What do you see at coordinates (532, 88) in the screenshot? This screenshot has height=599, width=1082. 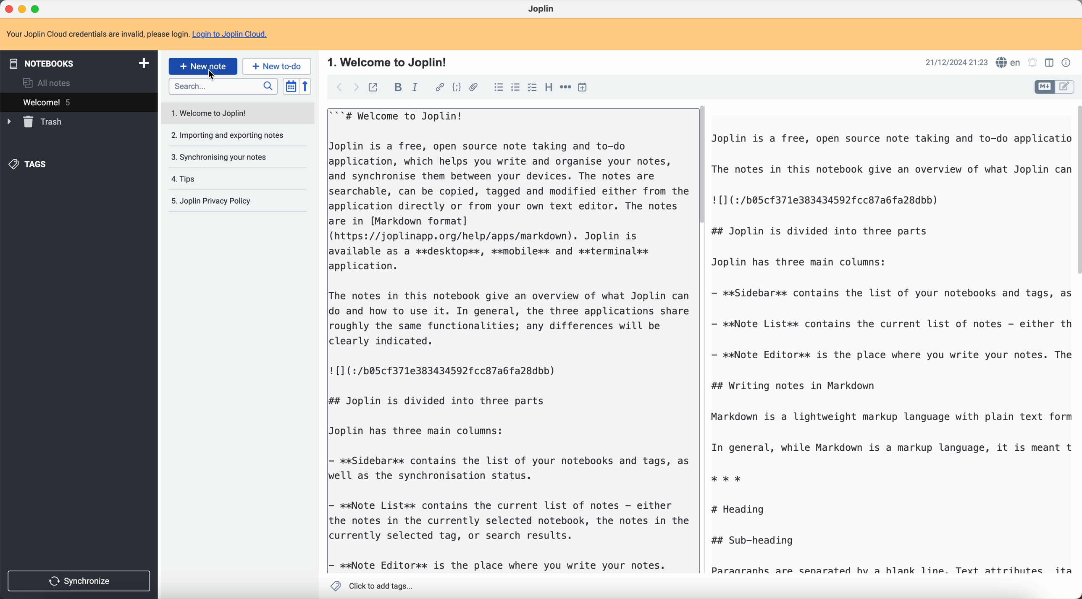 I see `check list` at bounding box center [532, 88].